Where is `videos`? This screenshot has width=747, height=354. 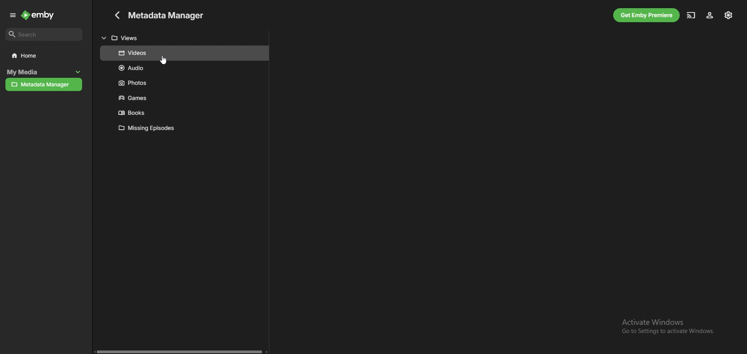
videos is located at coordinates (184, 53).